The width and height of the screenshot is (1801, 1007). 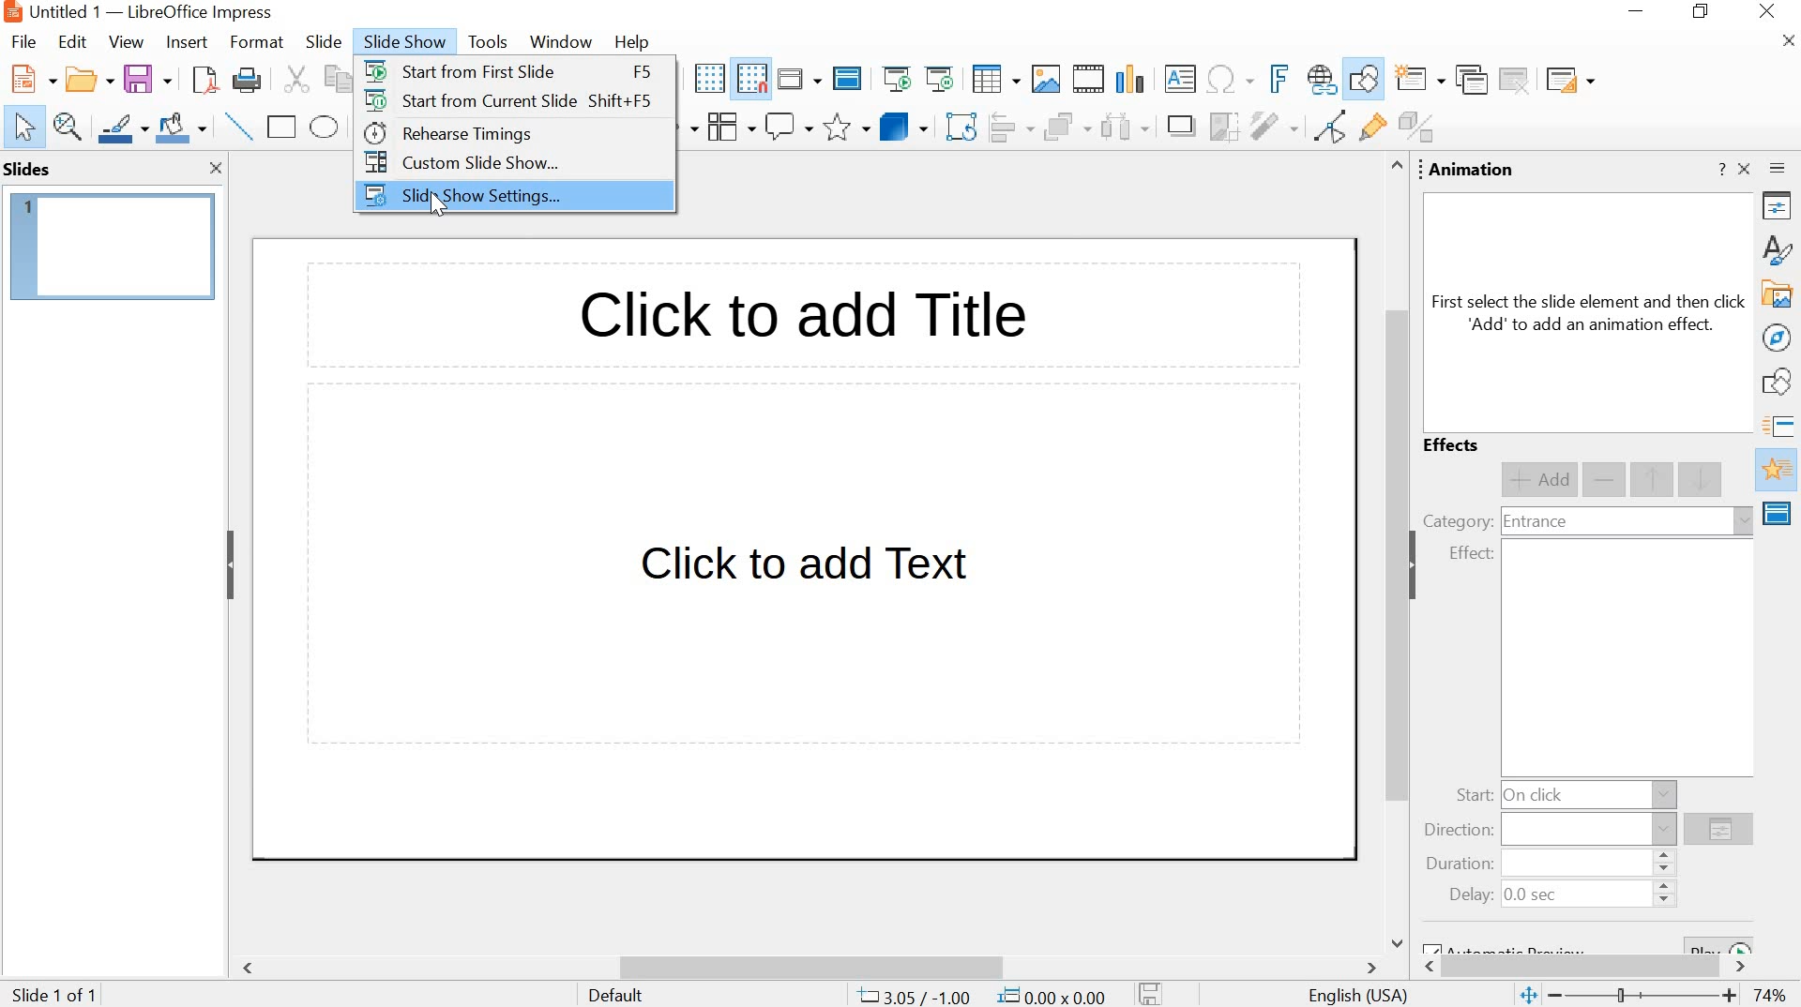 What do you see at coordinates (708, 79) in the screenshot?
I see `display grid` at bounding box center [708, 79].